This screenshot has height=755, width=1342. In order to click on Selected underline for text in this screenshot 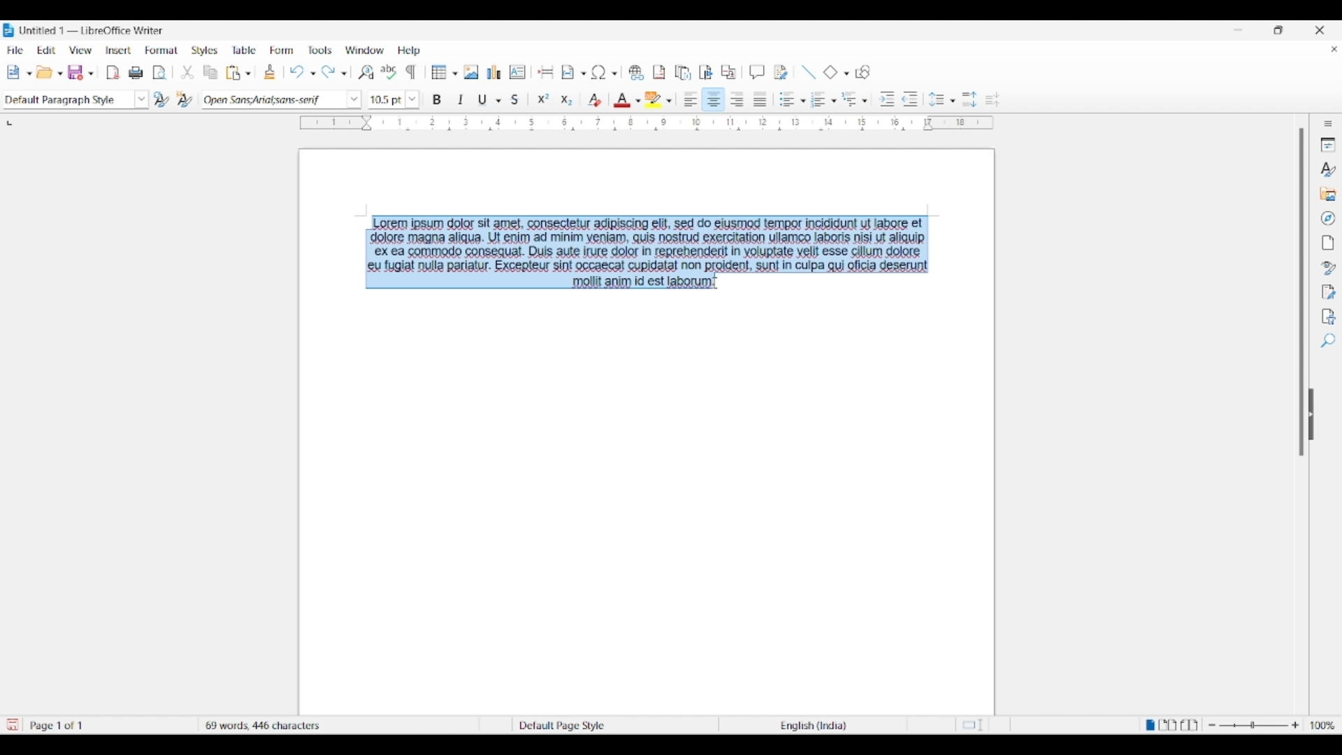, I will do `click(482, 100)`.